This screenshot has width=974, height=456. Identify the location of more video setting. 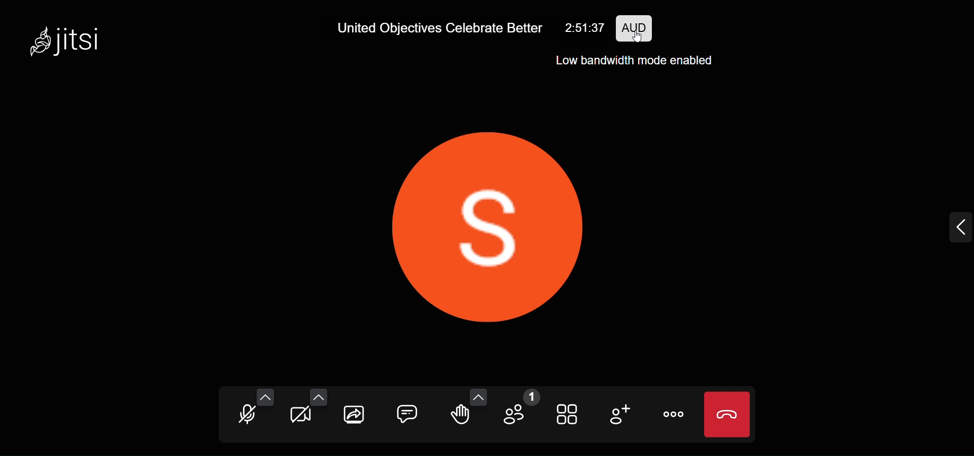
(321, 397).